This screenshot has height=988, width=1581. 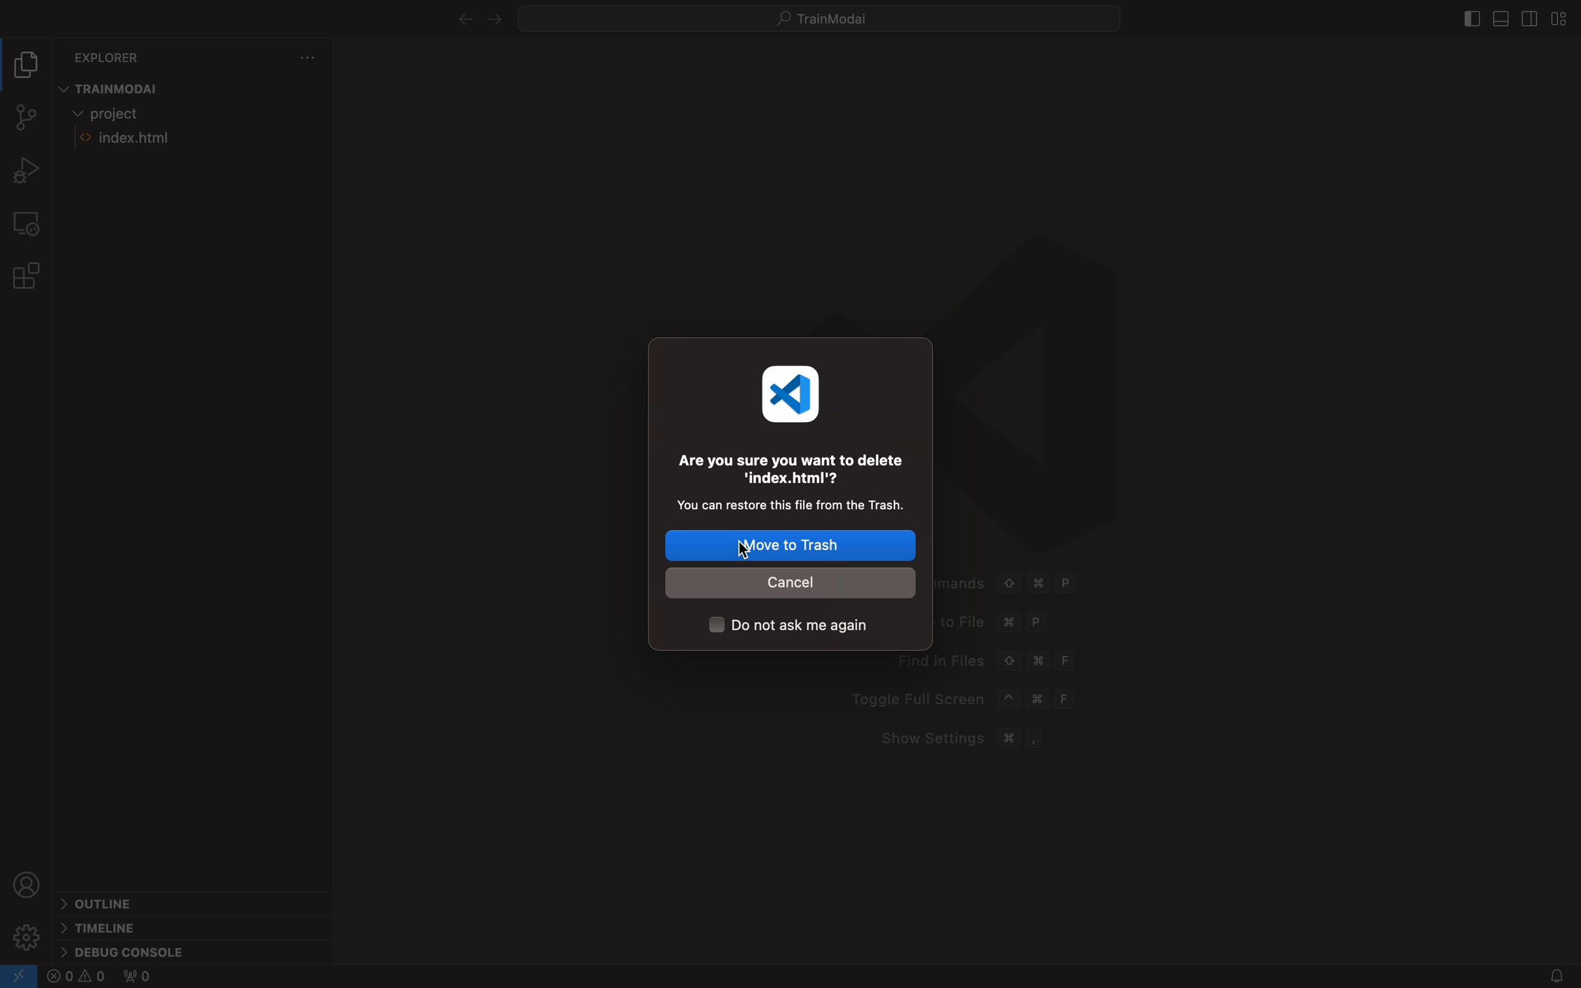 I want to click on toggle secondary bar, so click(x=1531, y=19).